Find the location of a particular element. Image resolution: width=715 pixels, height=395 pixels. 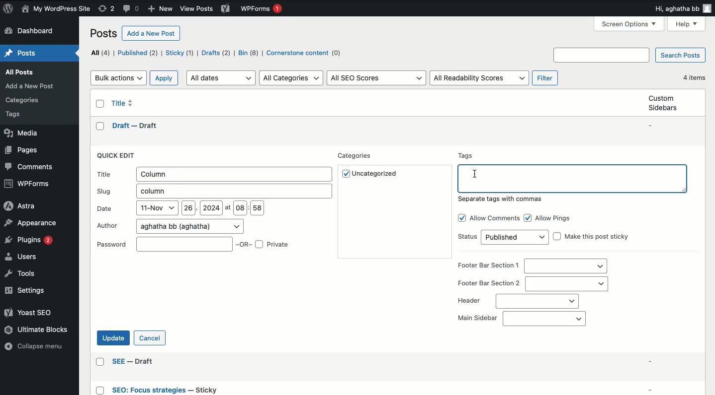

Appearance is located at coordinates (35, 223).